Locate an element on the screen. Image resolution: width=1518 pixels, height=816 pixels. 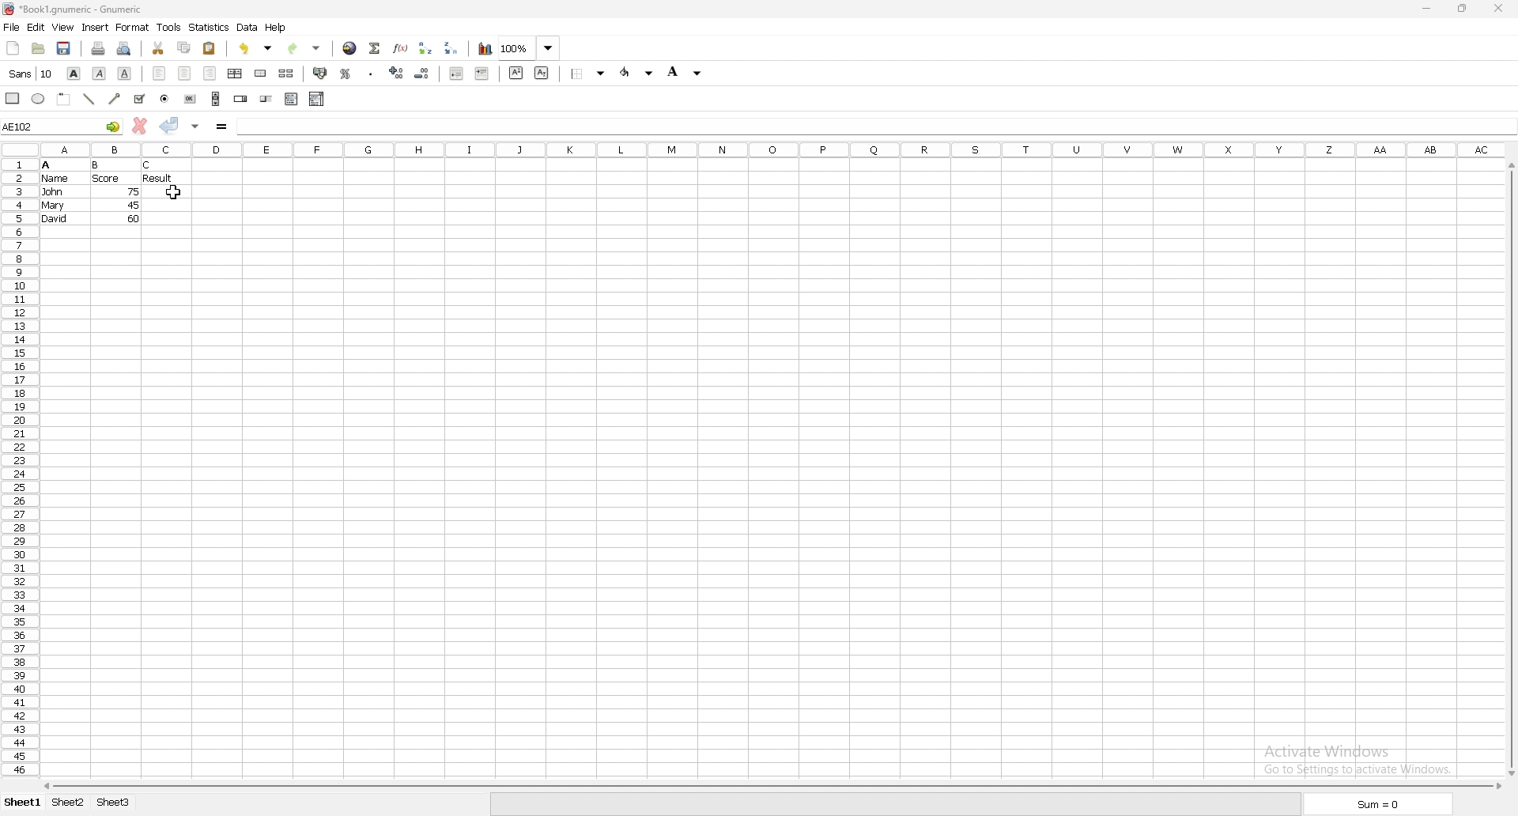
function is located at coordinates (400, 49).